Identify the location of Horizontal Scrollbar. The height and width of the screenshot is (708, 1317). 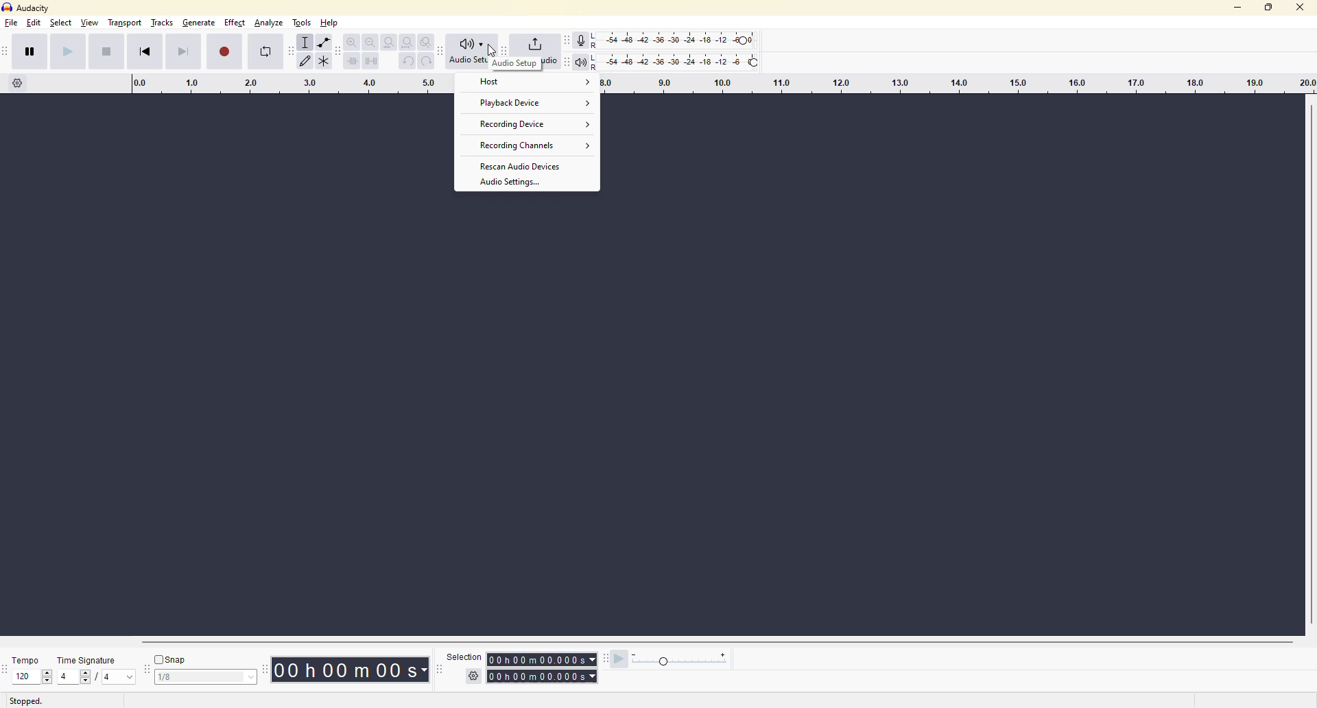
(704, 637).